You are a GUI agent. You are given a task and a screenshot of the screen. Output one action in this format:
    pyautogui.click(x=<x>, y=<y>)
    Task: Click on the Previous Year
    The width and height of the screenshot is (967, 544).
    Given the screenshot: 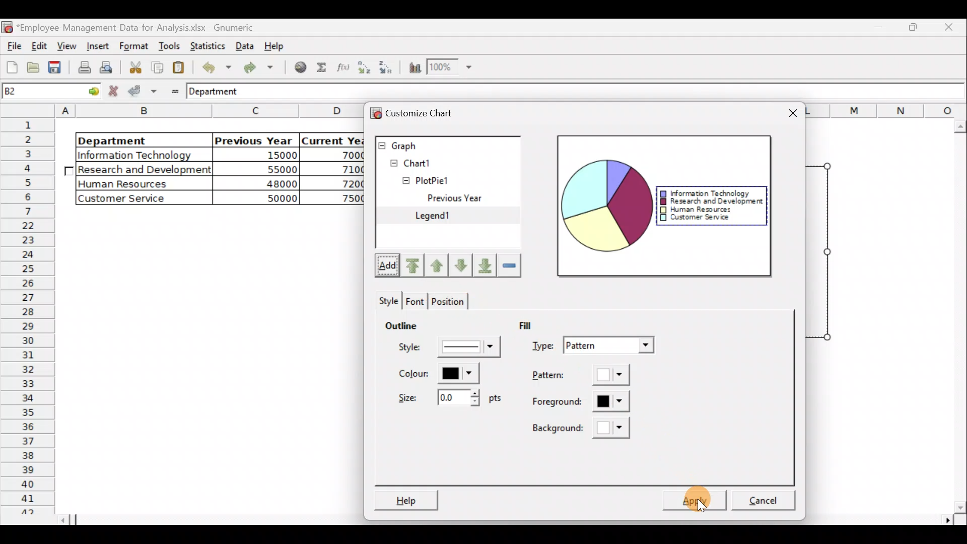 What is the action you would take?
    pyautogui.click(x=254, y=139)
    